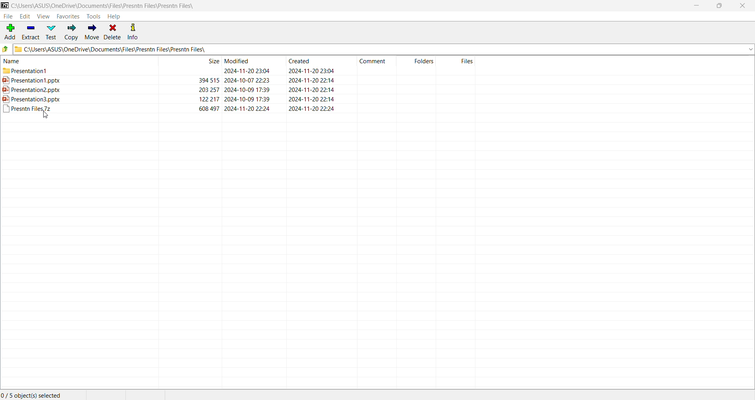  I want to click on Favorites, so click(68, 17).